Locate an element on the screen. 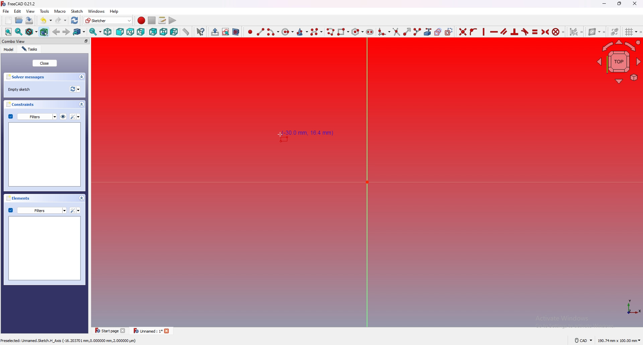  freecad is located at coordinates (20, 4).